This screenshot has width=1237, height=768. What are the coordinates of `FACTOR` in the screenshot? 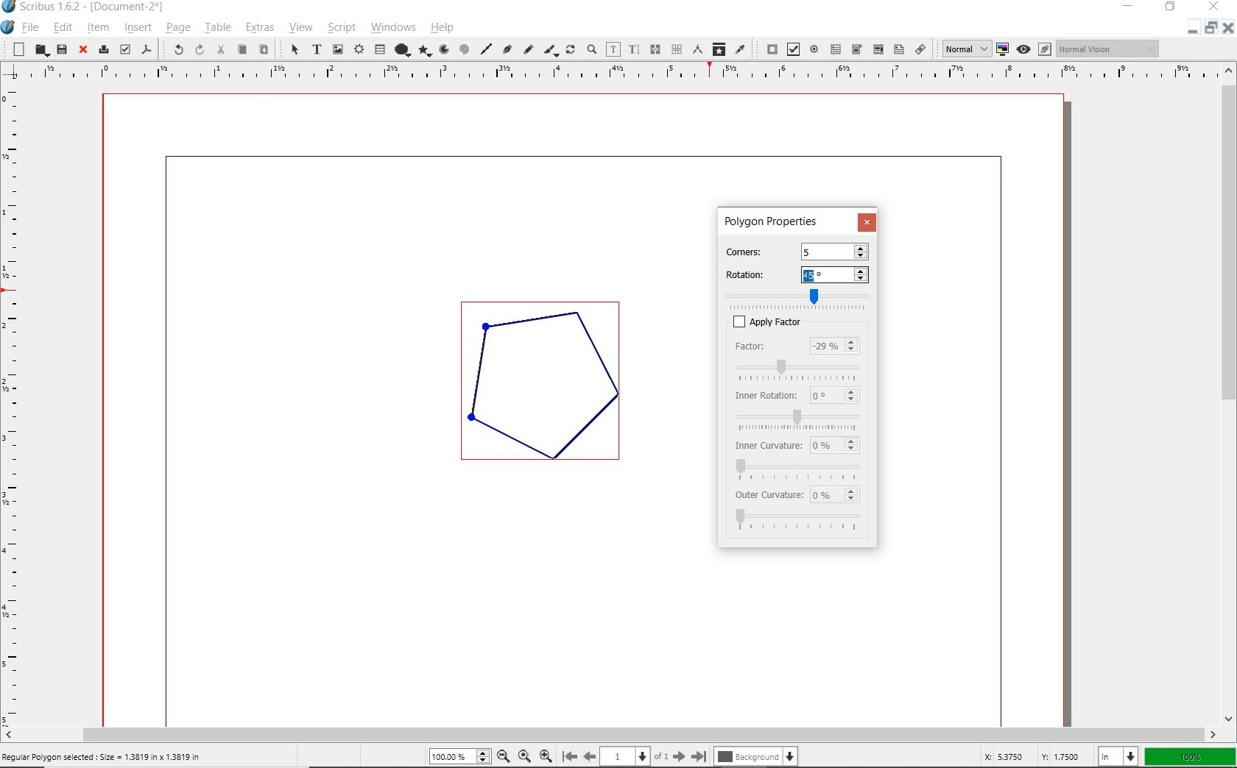 It's located at (766, 346).